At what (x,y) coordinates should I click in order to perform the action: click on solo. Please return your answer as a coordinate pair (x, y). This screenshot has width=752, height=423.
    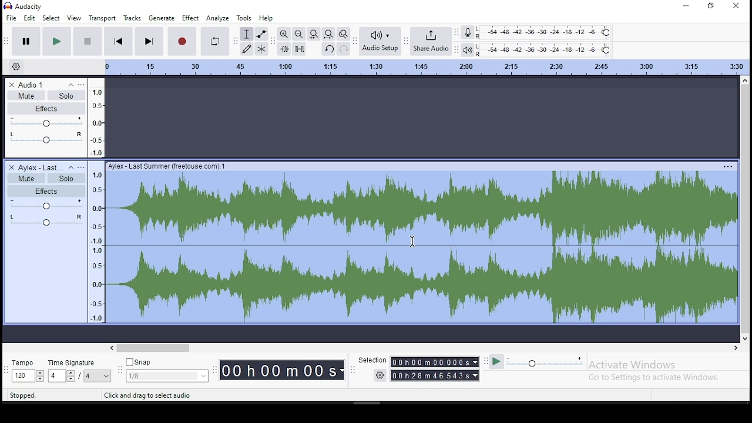
    Looking at the image, I should click on (68, 96).